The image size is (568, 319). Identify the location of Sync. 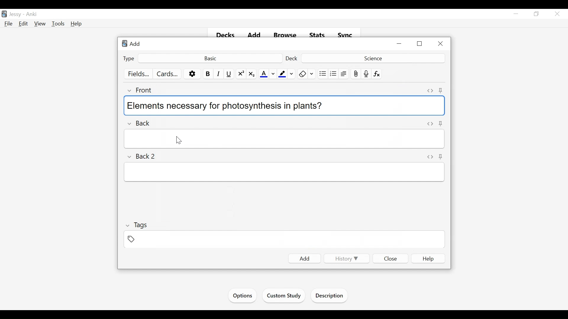
(345, 35).